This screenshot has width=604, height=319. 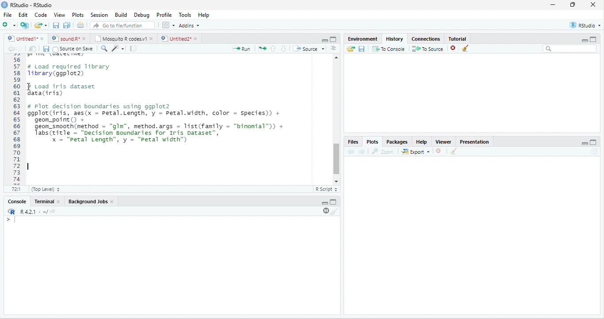 I want to click on Tools, so click(x=186, y=15).